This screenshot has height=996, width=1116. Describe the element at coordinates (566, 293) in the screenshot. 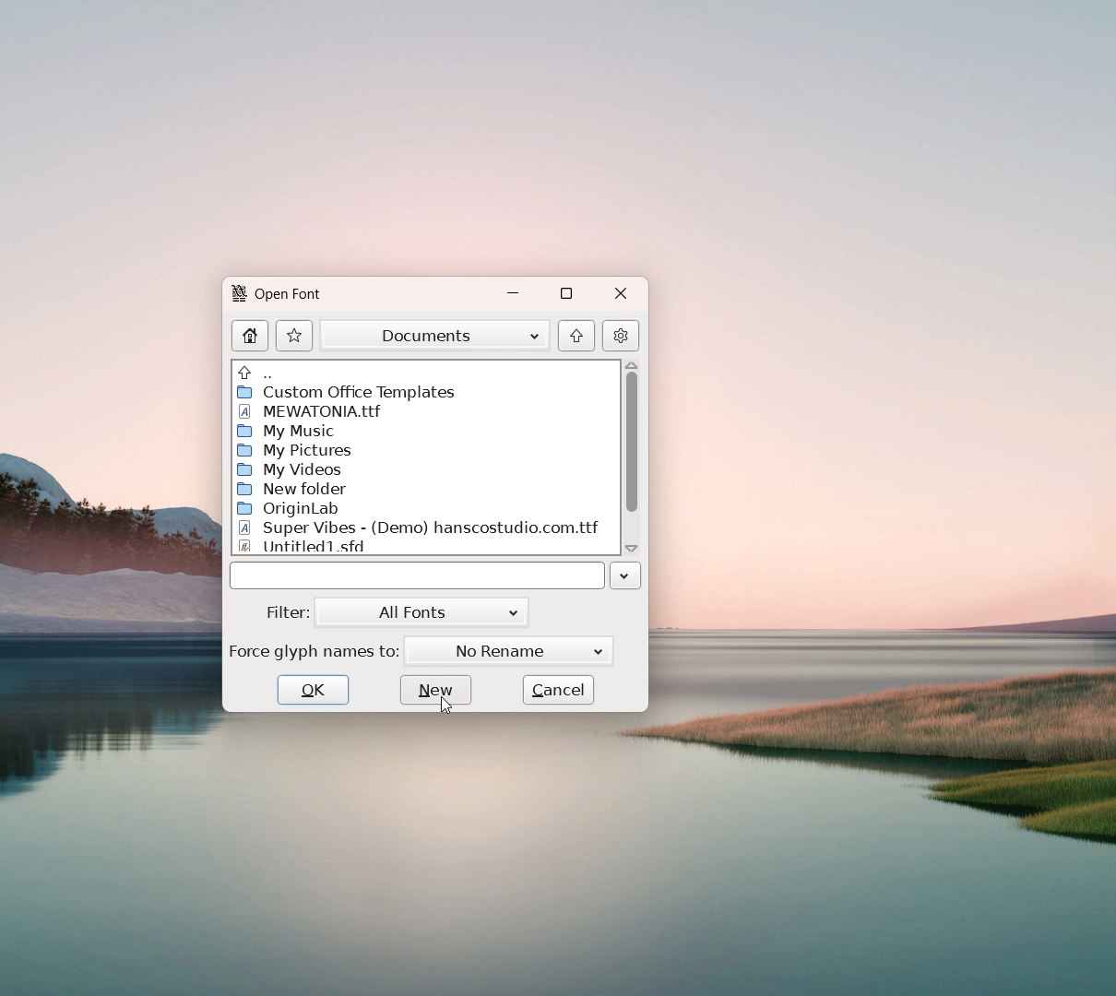

I see `maximize` at that location.